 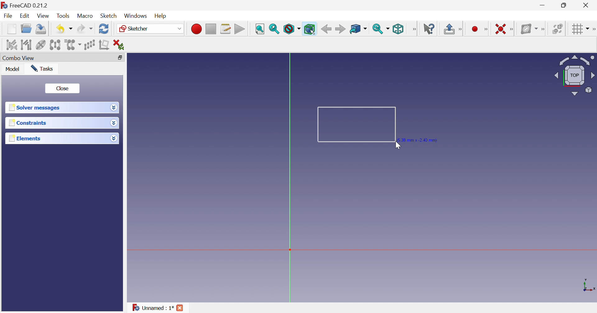 I want to click on logo, so click(x=4, y=5).